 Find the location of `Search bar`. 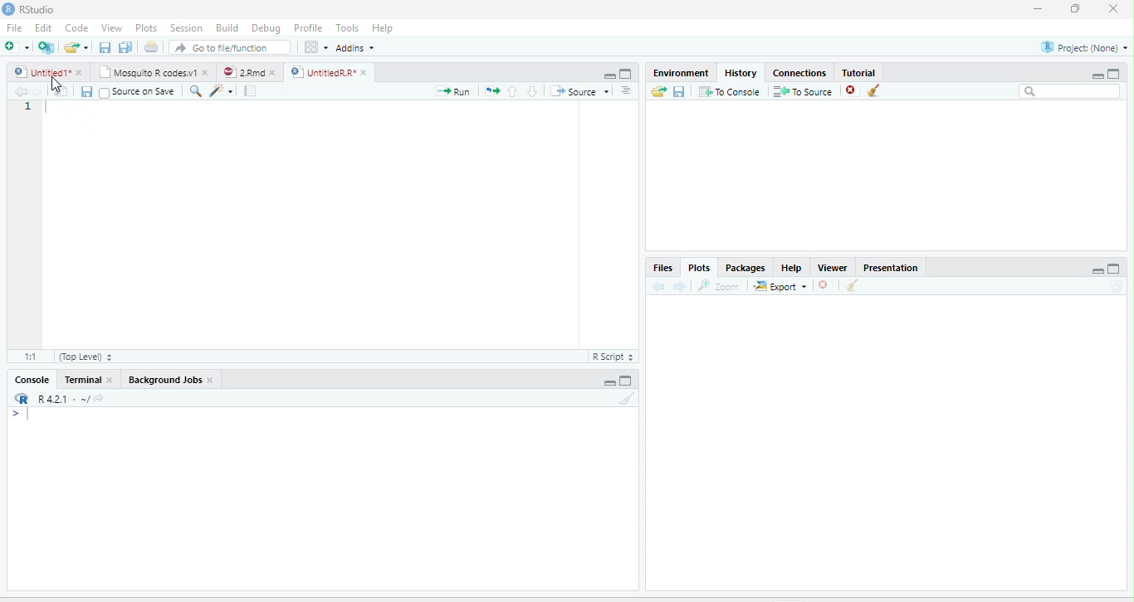

Search bar is located at coordinates (1069, 91).